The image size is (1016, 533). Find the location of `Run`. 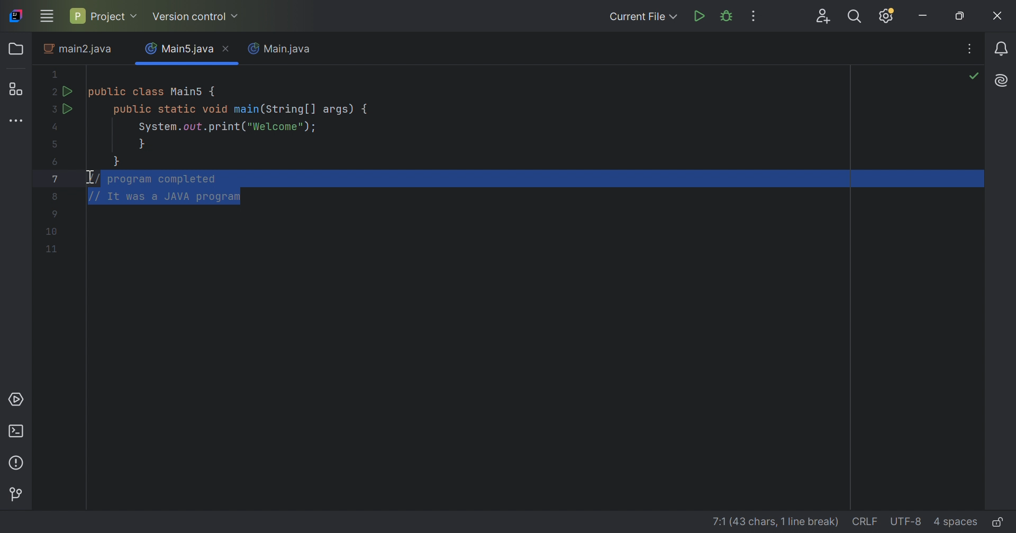

Run is located at coordinates (701, 16).